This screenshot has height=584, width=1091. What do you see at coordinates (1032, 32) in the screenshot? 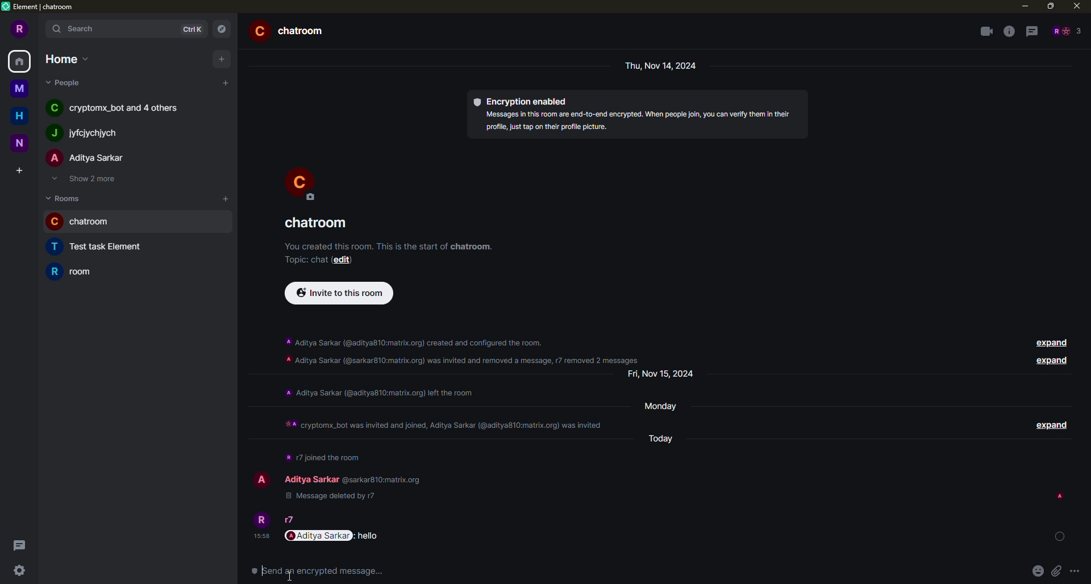
I see `threads` at bounding box center [1032, 32].